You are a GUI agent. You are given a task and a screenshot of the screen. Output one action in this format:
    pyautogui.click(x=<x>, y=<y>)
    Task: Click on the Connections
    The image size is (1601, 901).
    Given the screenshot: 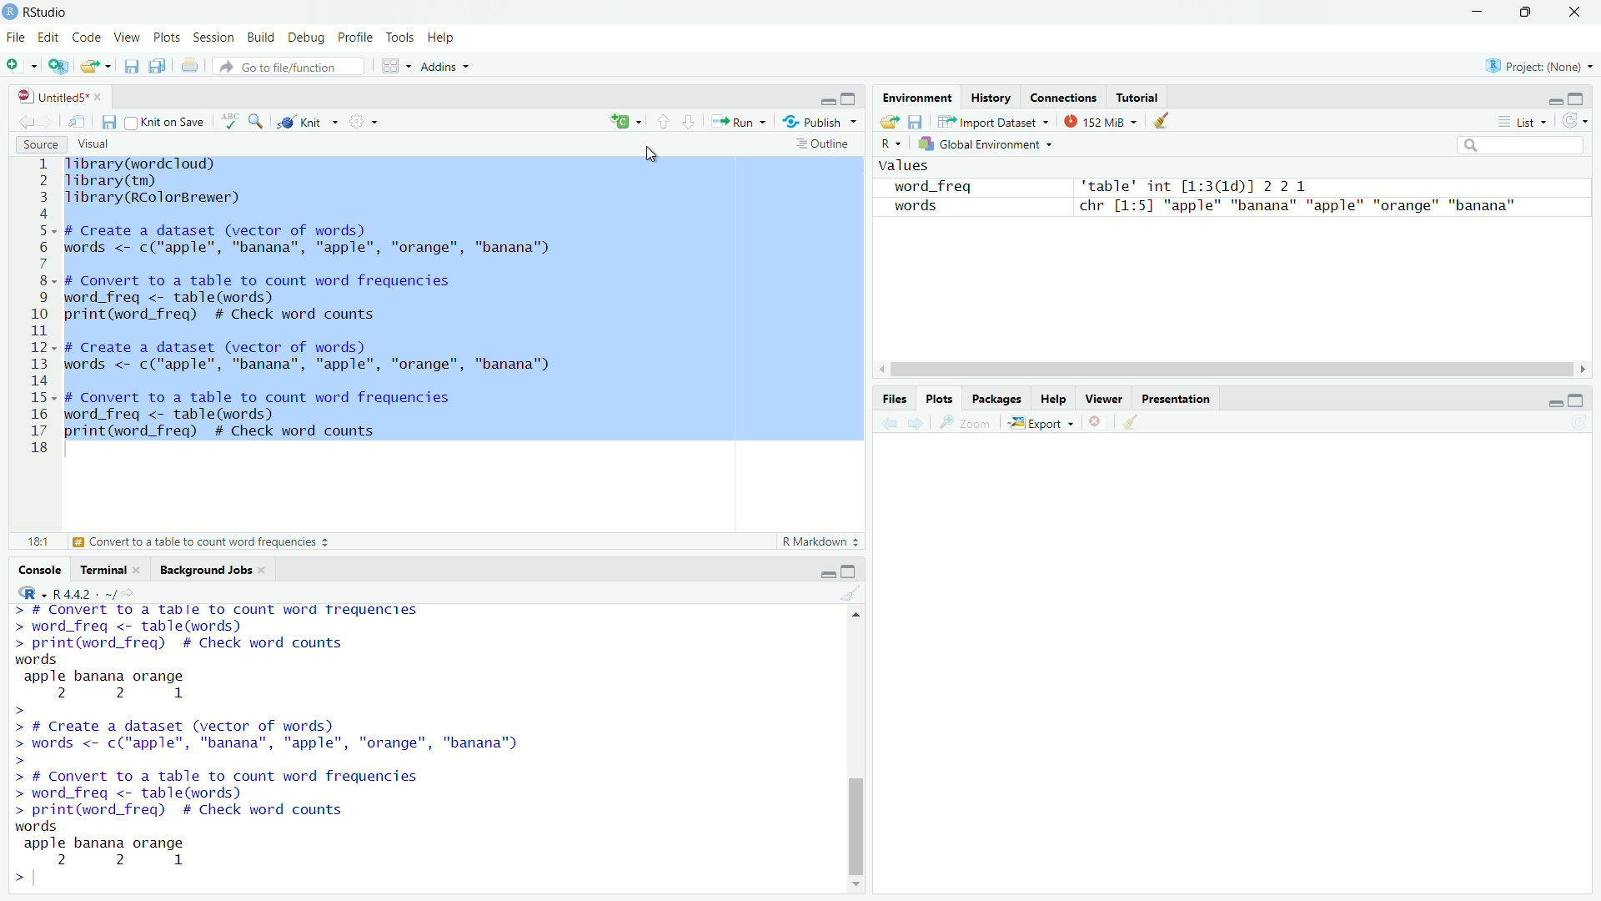 What is the action you would take?
    pyautogui.click(x=1066, y=98)
    